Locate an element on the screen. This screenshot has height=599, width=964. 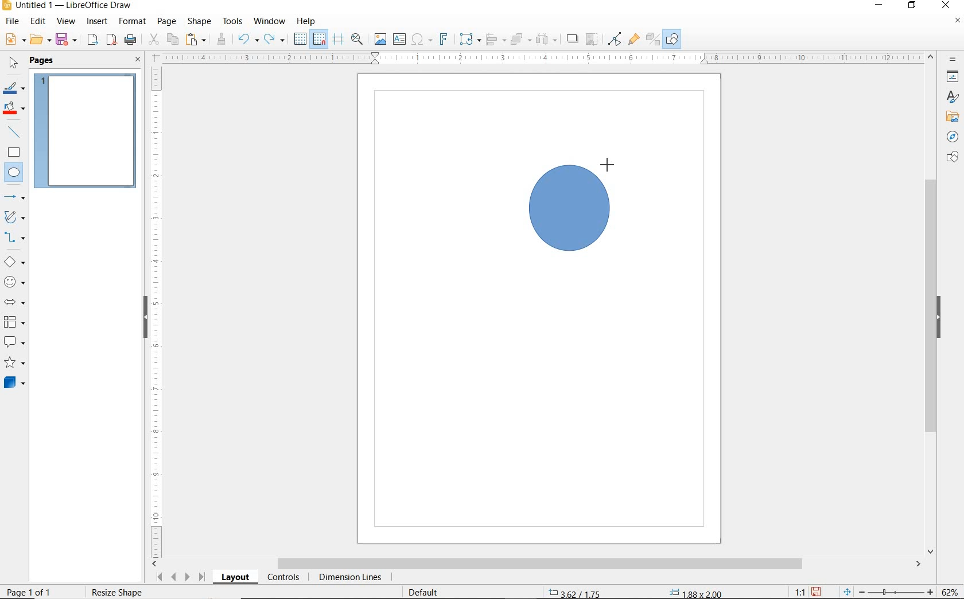
CURVES AND POLYGONS is located at coordinates (14, 218).